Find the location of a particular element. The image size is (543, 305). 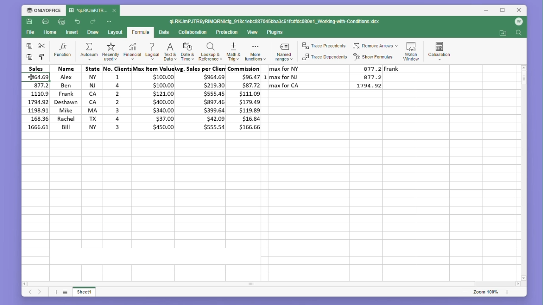

Maths and trigonometry is located at coordinates (234, 50).